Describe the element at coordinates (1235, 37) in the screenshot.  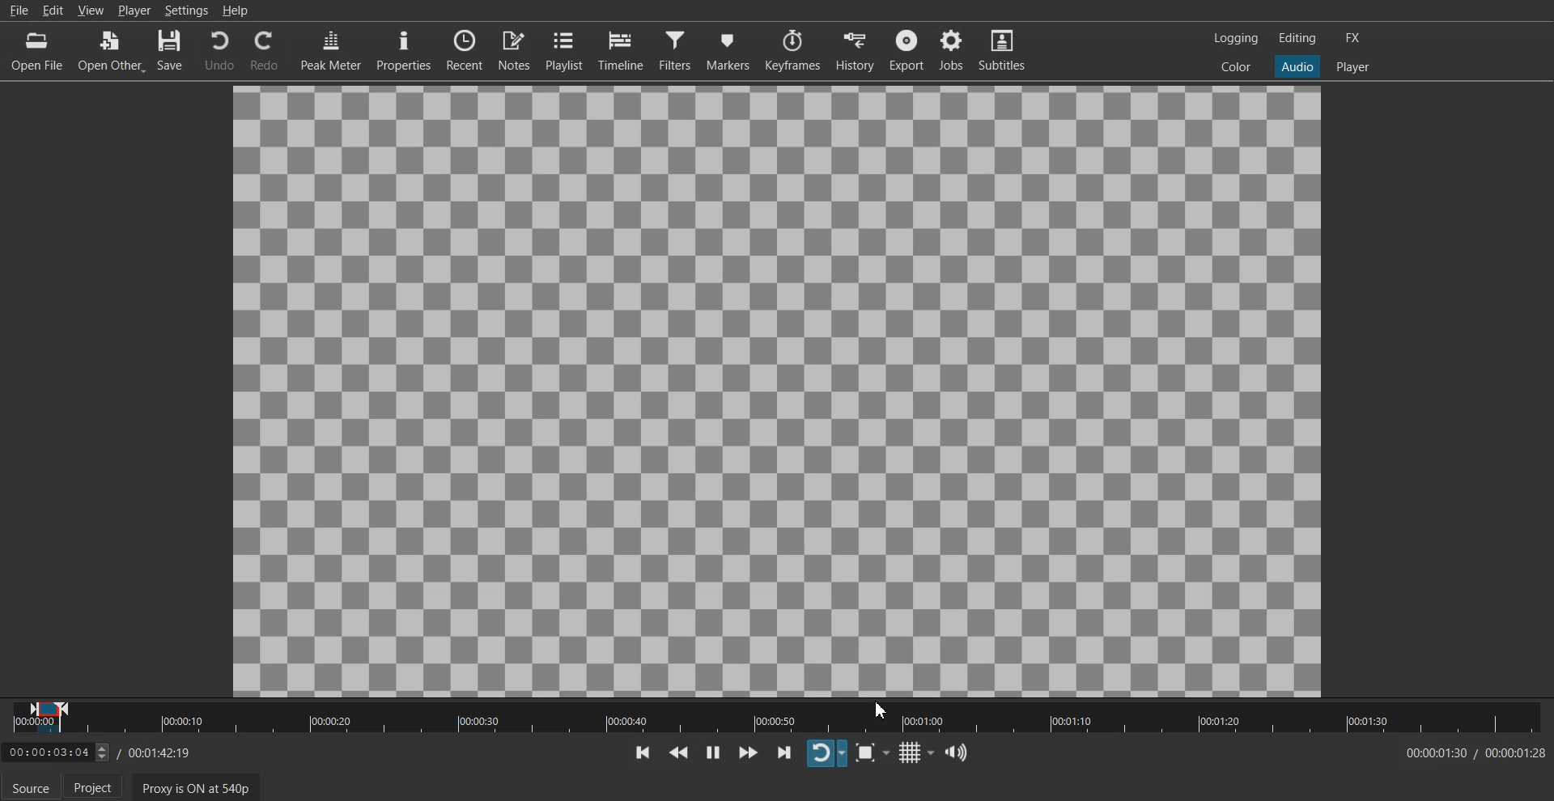
I see `Logging` at that location.